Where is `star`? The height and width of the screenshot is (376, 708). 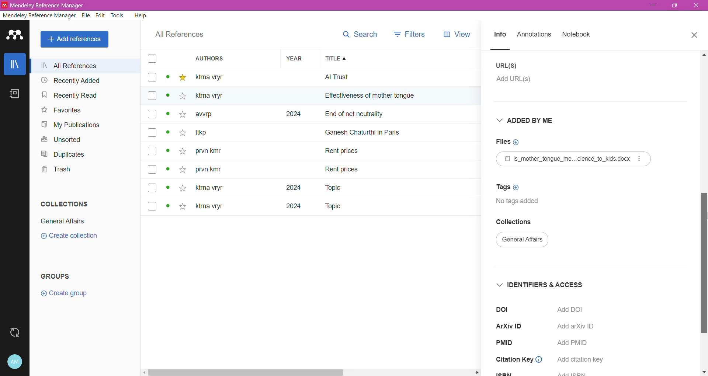
star is located at coordinates (182, 78).